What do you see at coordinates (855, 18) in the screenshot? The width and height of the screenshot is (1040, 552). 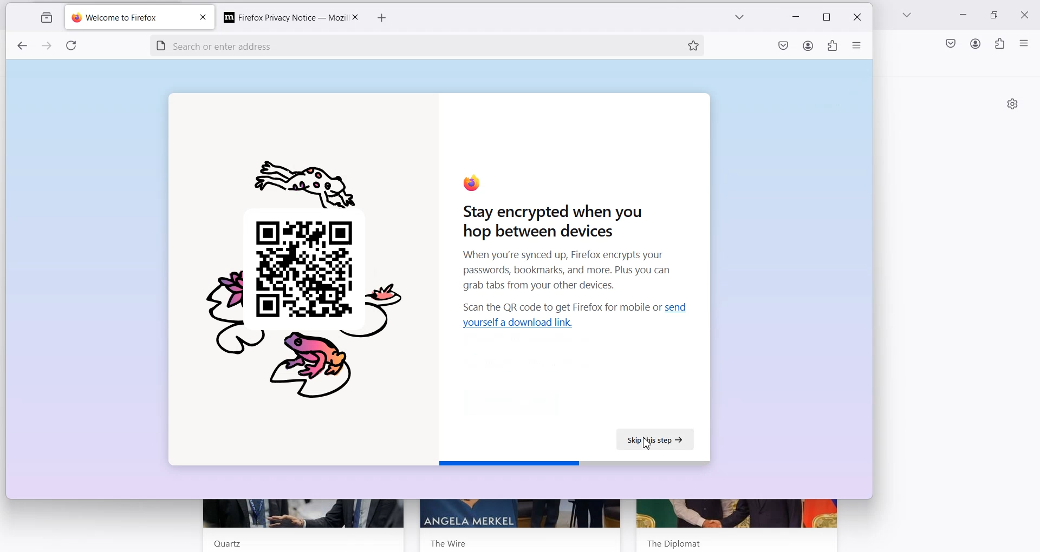 I see `close` at bounding box center [855, 18].